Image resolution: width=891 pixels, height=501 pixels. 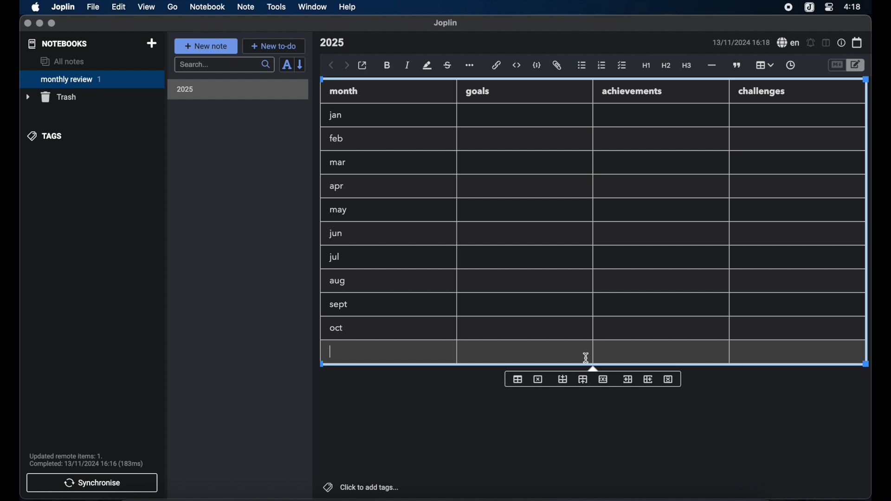 What do you see at coordinates (146, 7) in the screenshot?
I see `view` at bounding box center [146, 7].